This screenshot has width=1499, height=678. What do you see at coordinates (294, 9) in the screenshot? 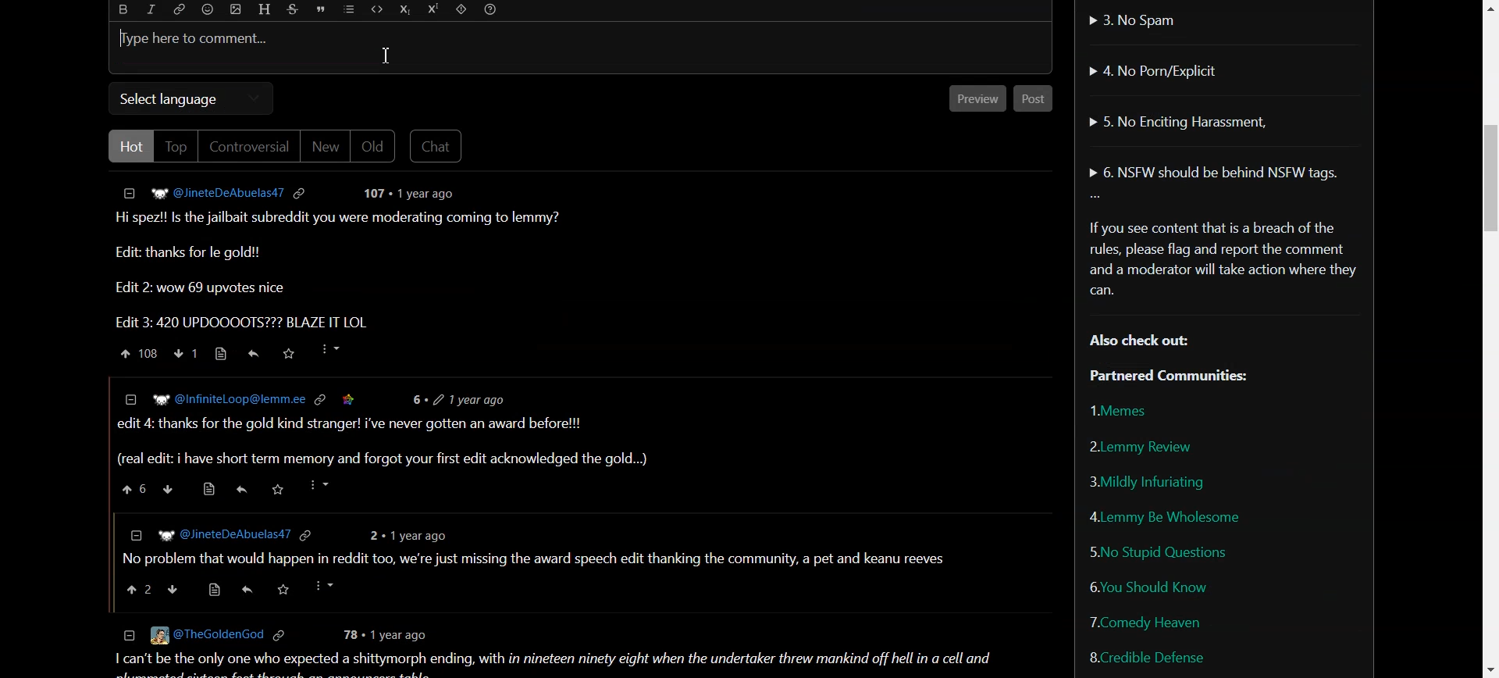
I see `Strikethrough` at bounding box center [294, 9].